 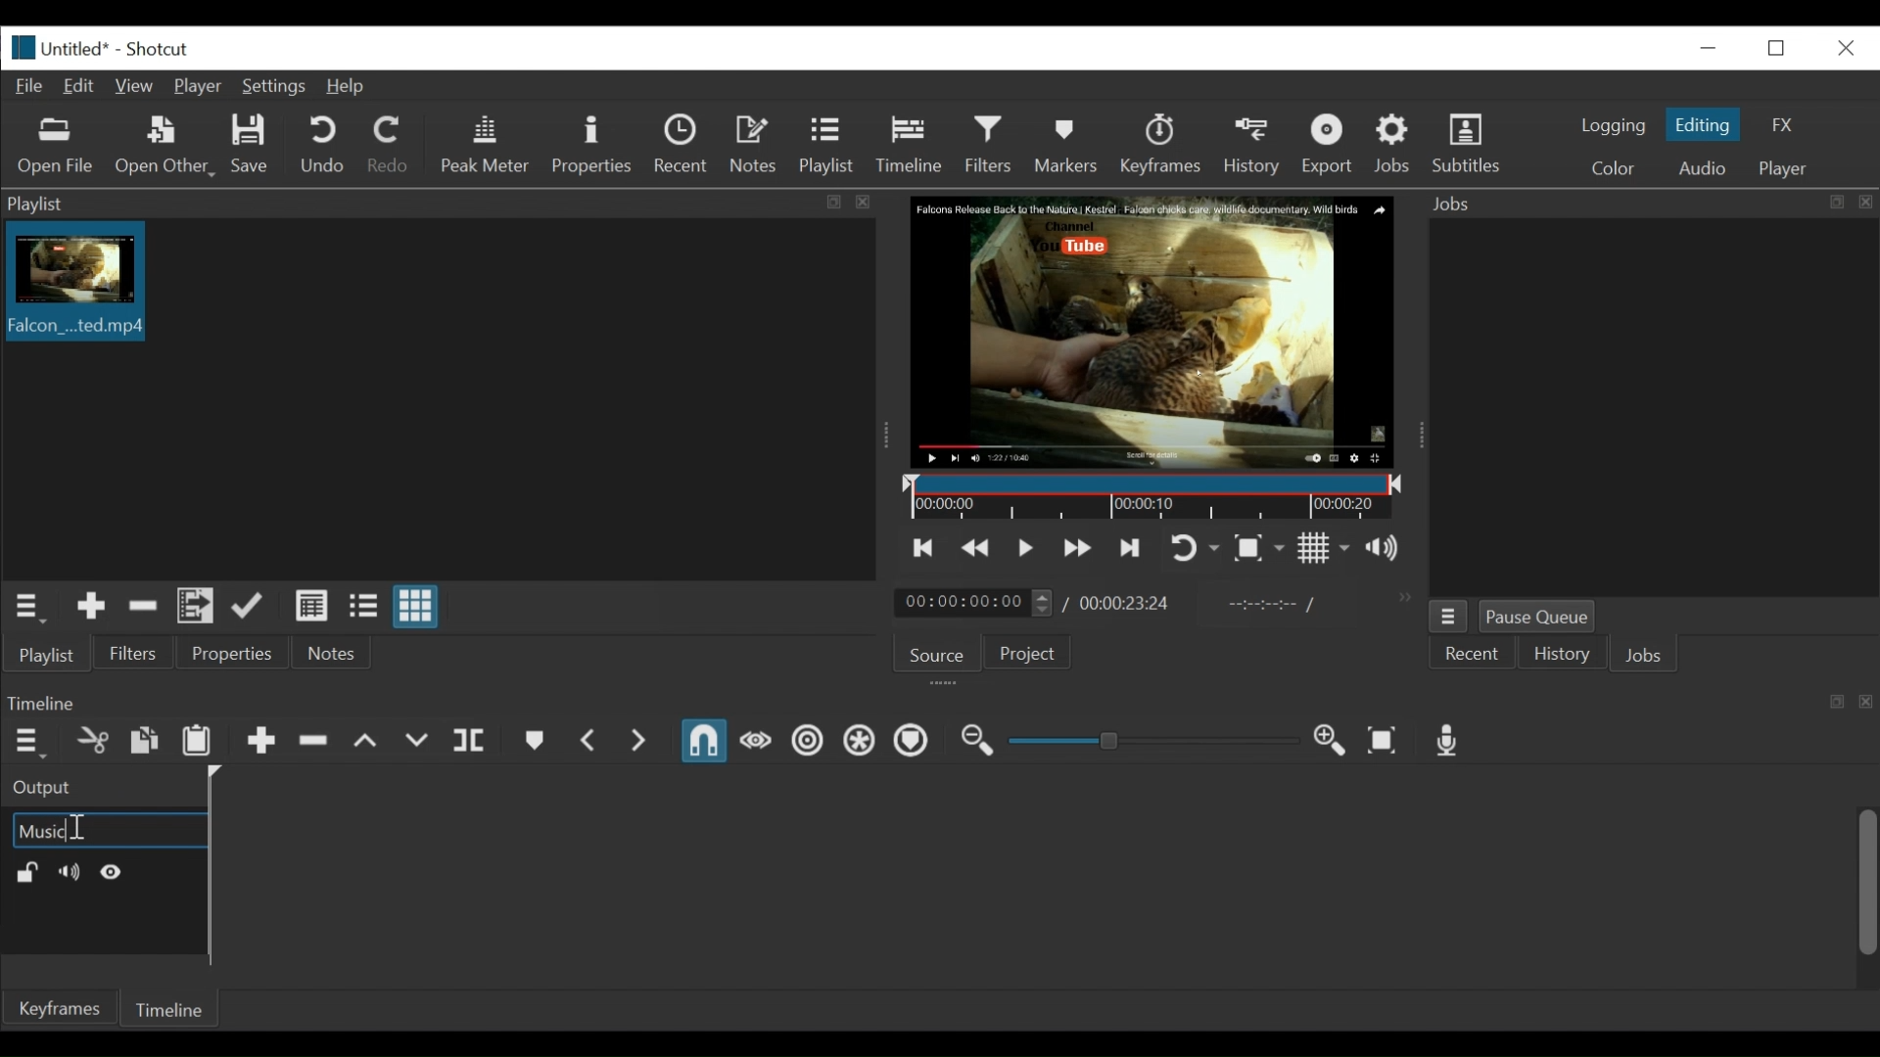 I want to click on Export, so click(x=1329, y=146).